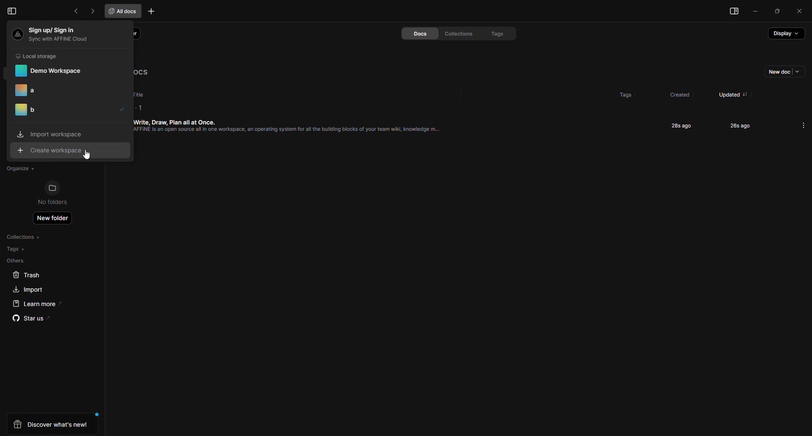 The image size is (812, 436). What do you see at coordinates (33, 90) in the screenshot?
I see `a` at bounding box center [33, 90].